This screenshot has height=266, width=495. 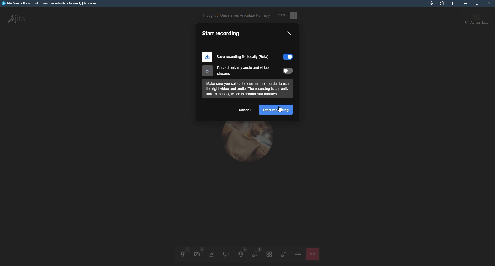 What do you see at coordinates (212, 254) in the screenshot?
I see `start screen sharing` at bounding box center [212, 254].